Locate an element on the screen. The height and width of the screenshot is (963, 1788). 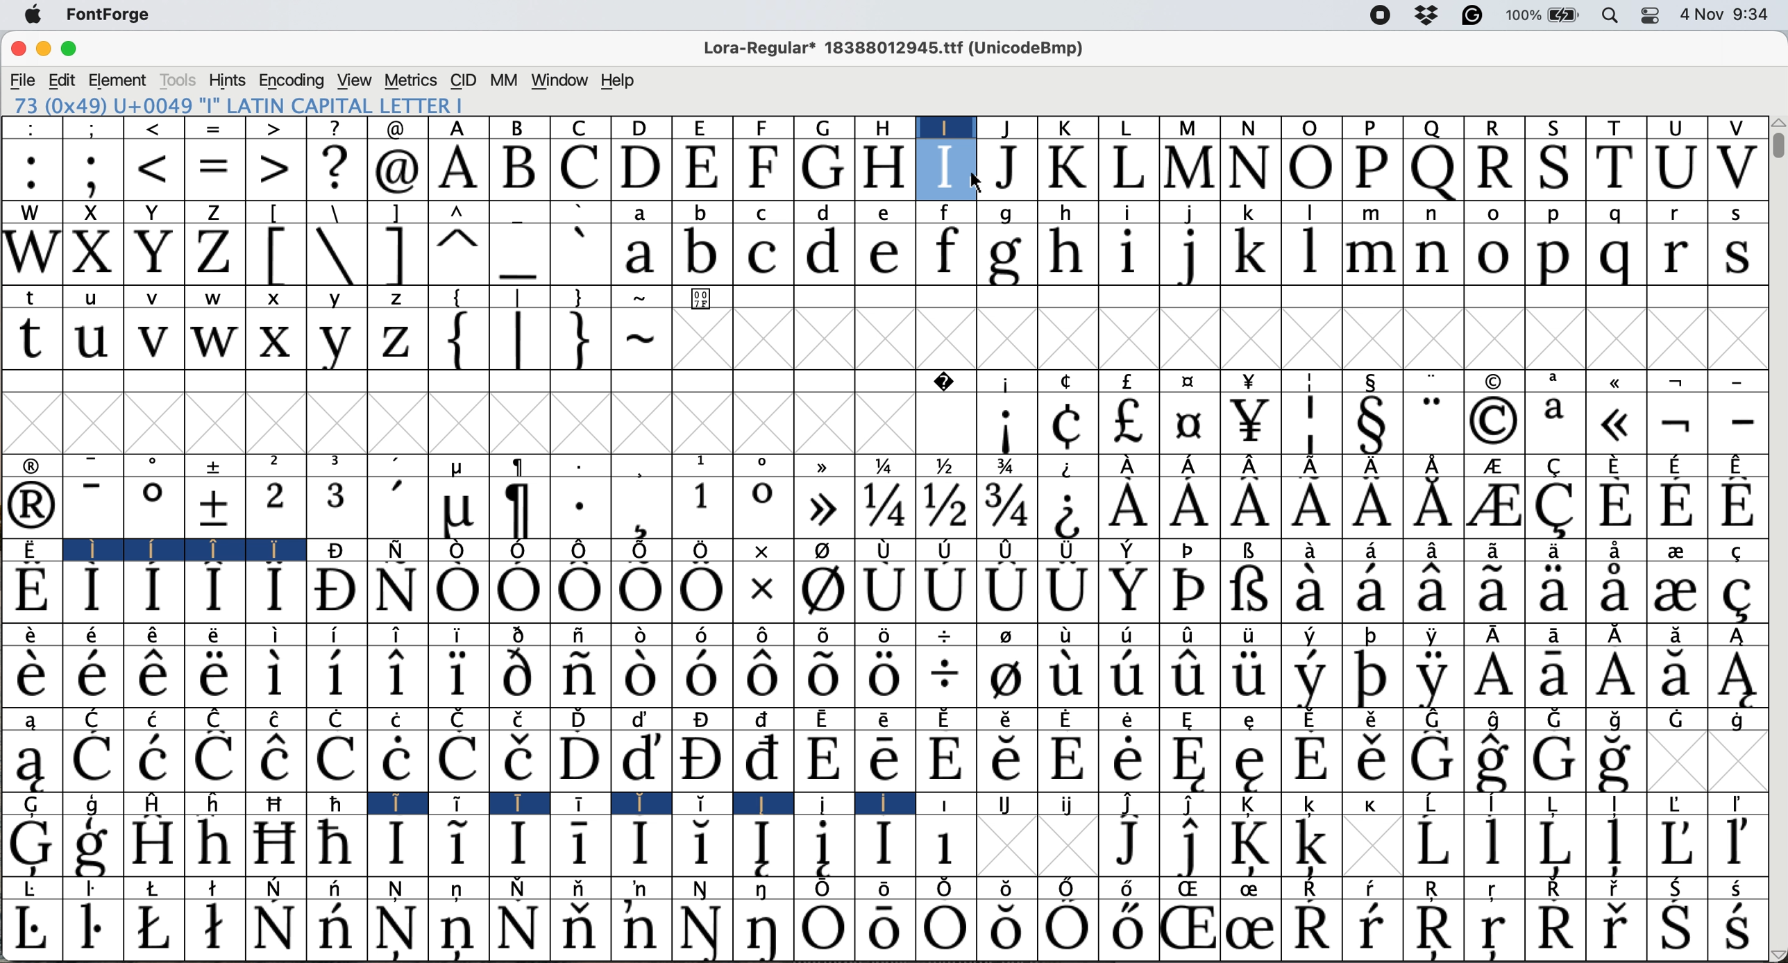
Symbol is located at coordinates (93, 929).